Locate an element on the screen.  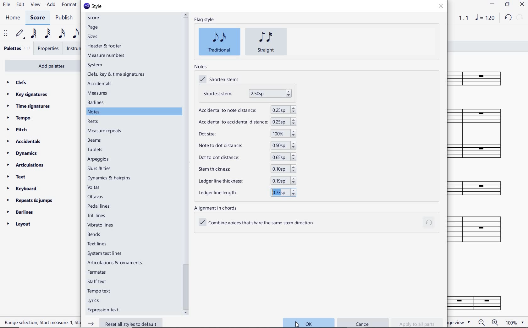
zoom in or zoom out is located at coordinates (490, 322).